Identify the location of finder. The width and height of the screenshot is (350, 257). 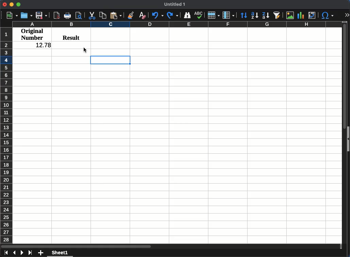
(187, 15).